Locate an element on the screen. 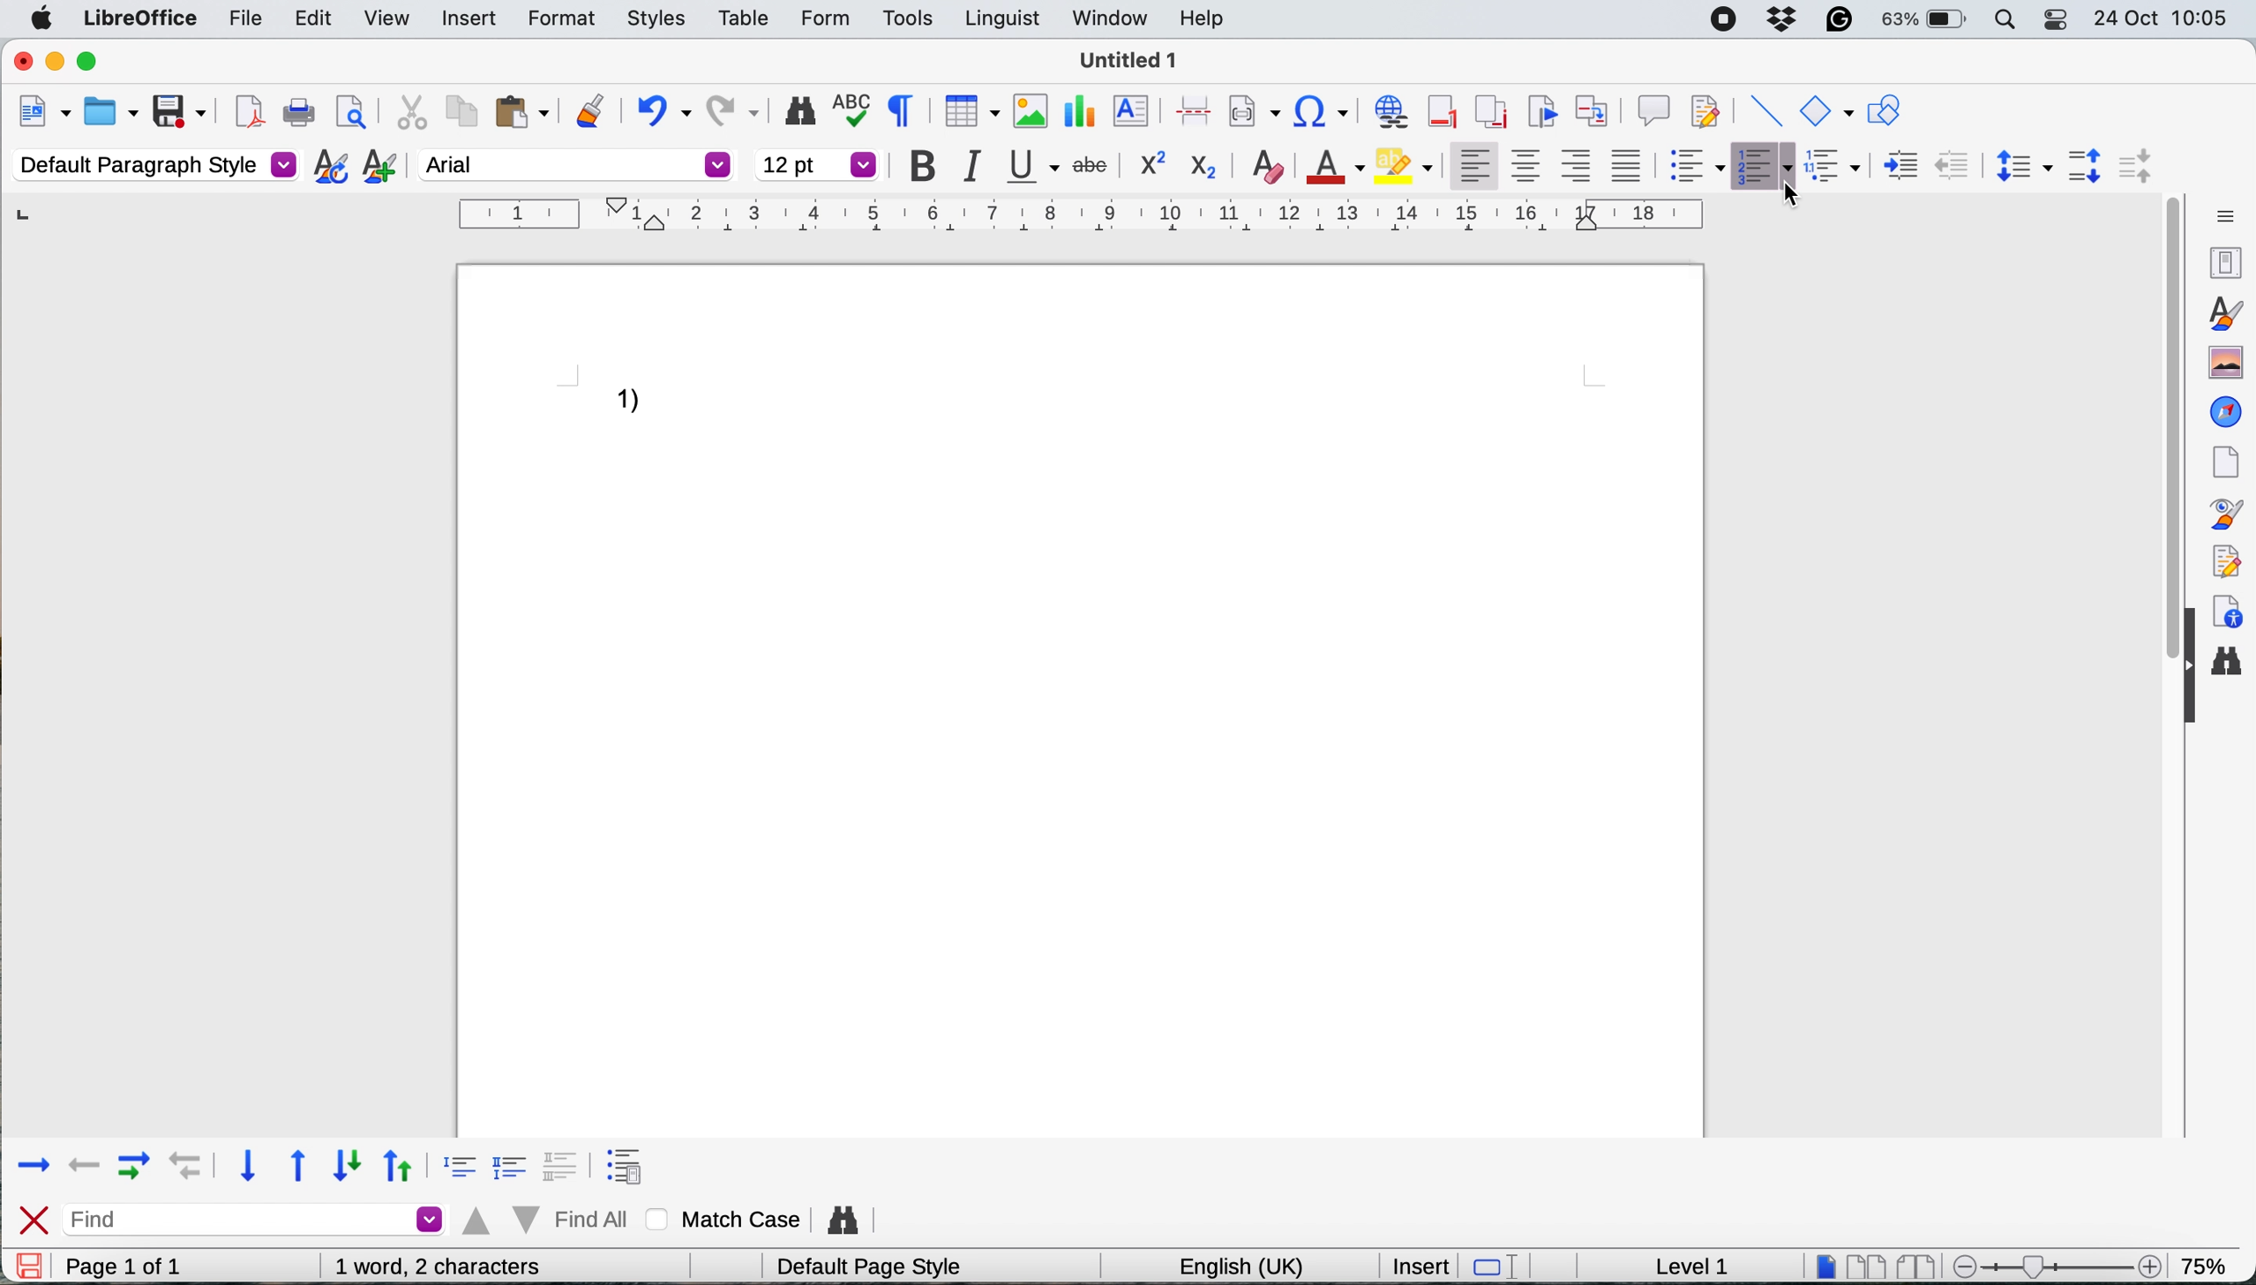 The width and height of the screenshot is (2256, 1285). accessibility checks is located at coordinates (2225, 612).